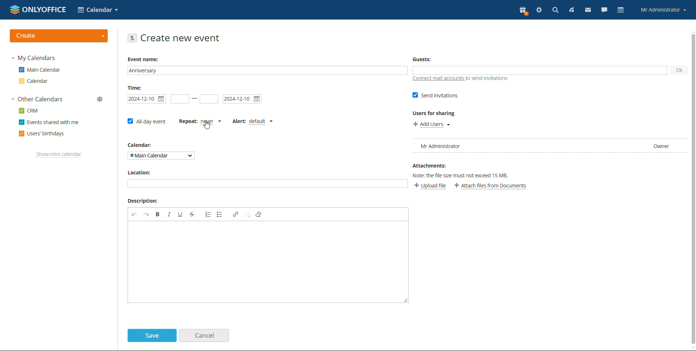 Image resolution: width=696 pixels, height=351 pixels. I want to click on add guests, so click(540, 71).